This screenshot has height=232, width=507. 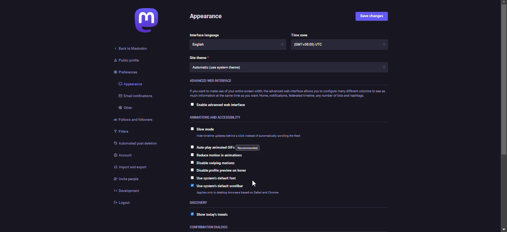 I want to click on email notifications, so click(x=136, y=96).